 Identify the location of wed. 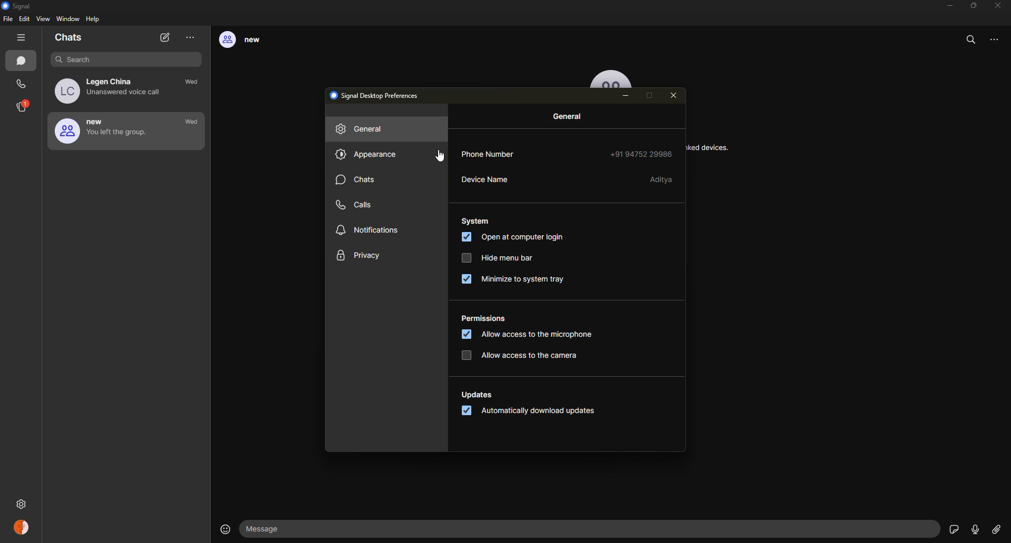
(192, 122).